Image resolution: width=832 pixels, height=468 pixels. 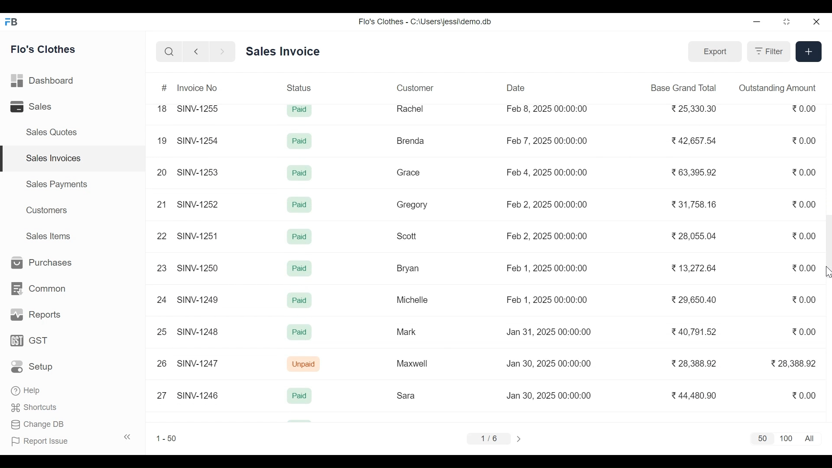 I want to click on Frappe Book Desktop Icon, so click(x=14, y=22).